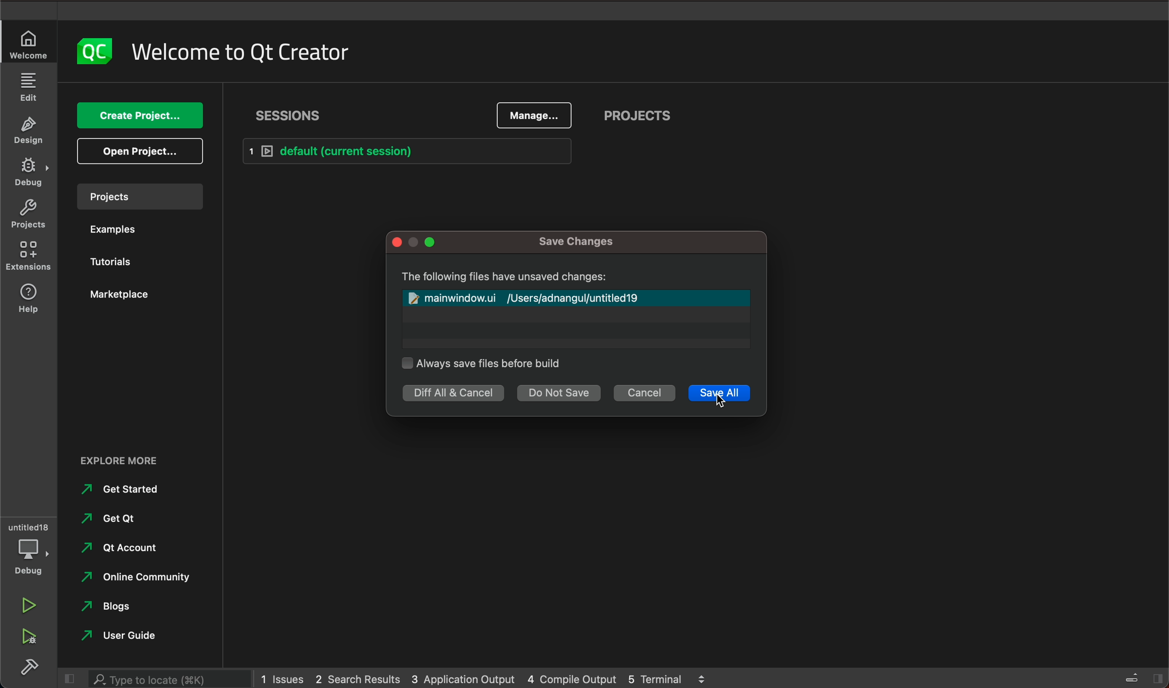  Describe the element at coordinates (170, 678) in the screenshot. I see `search` at that location.